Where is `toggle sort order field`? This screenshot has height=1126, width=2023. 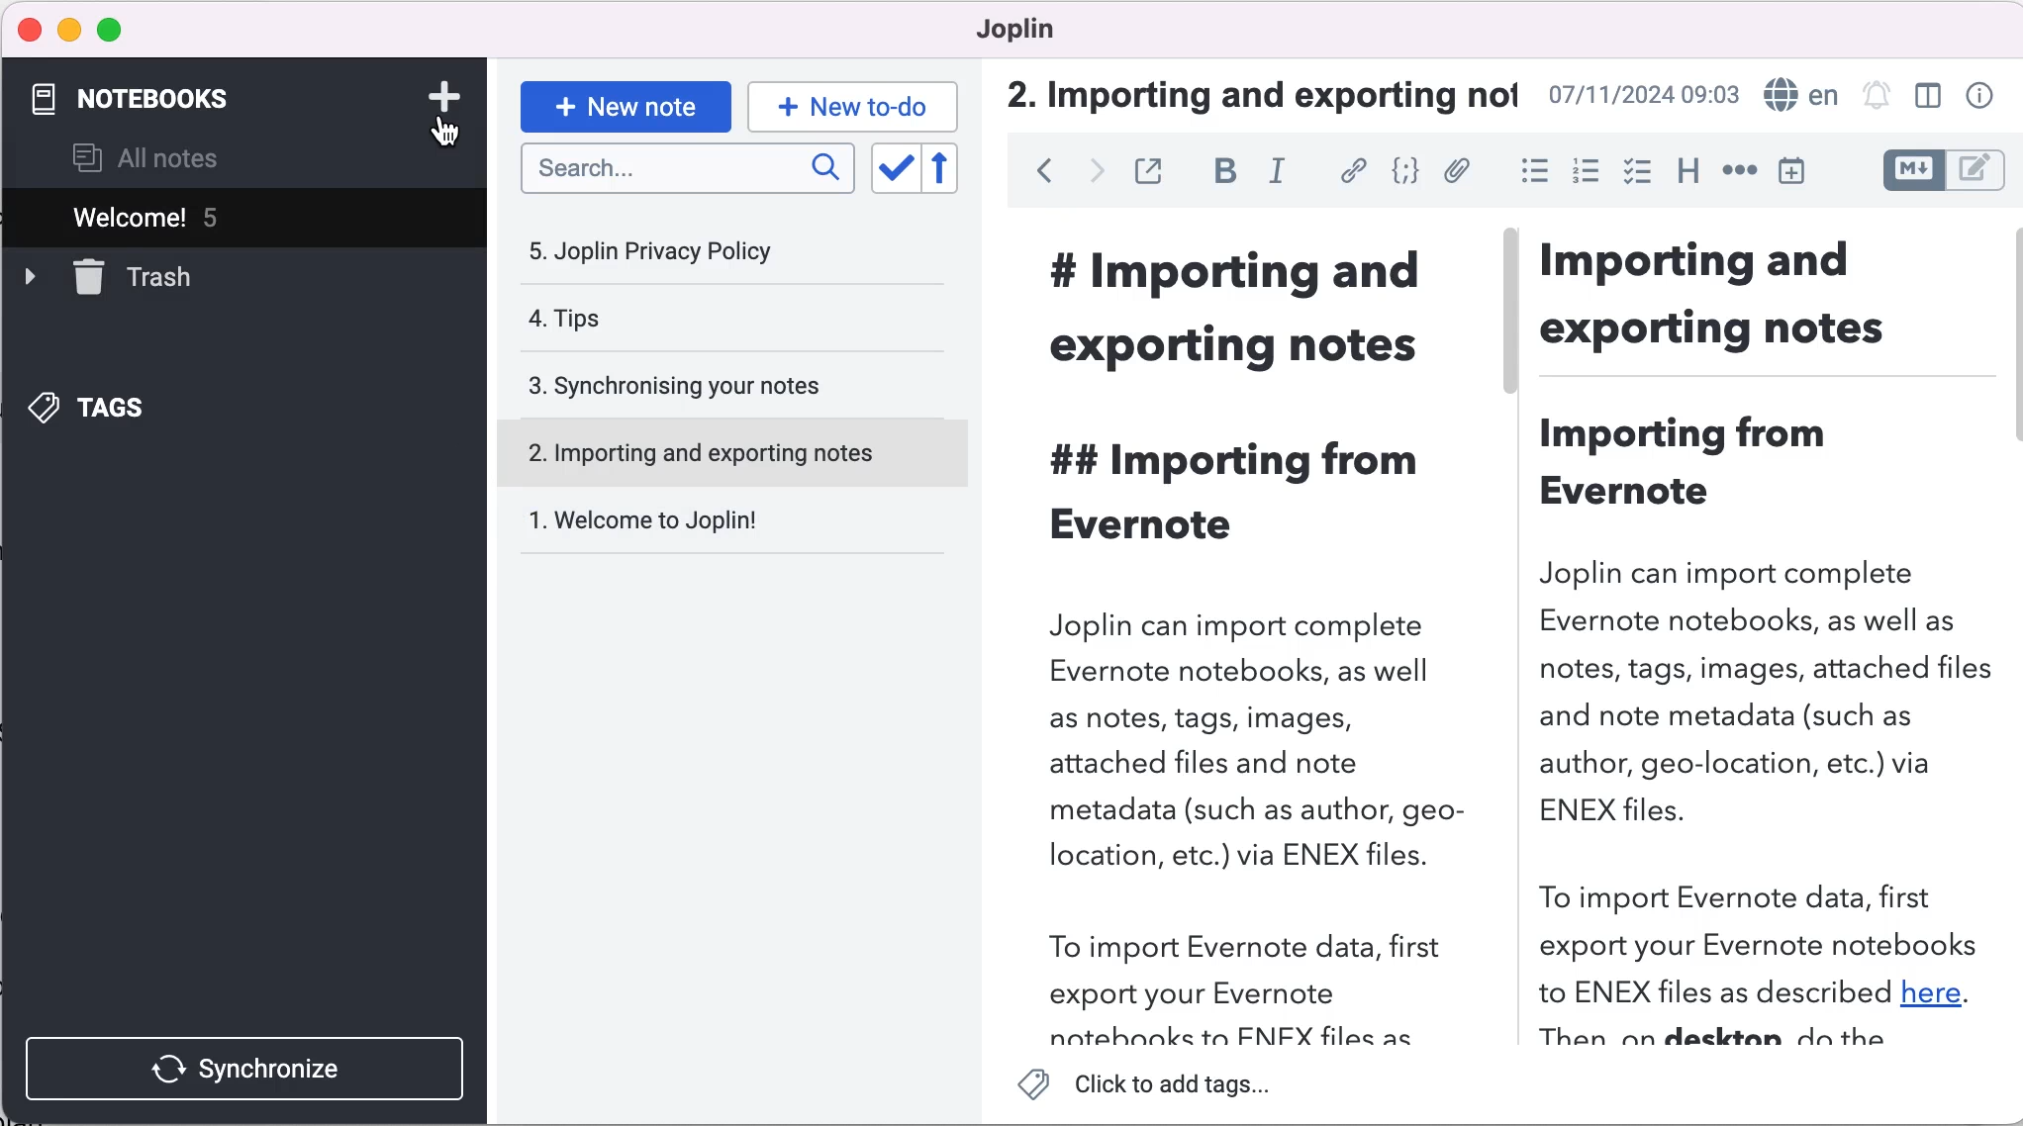 toggle sort order field is located at coordinates (894, 165).